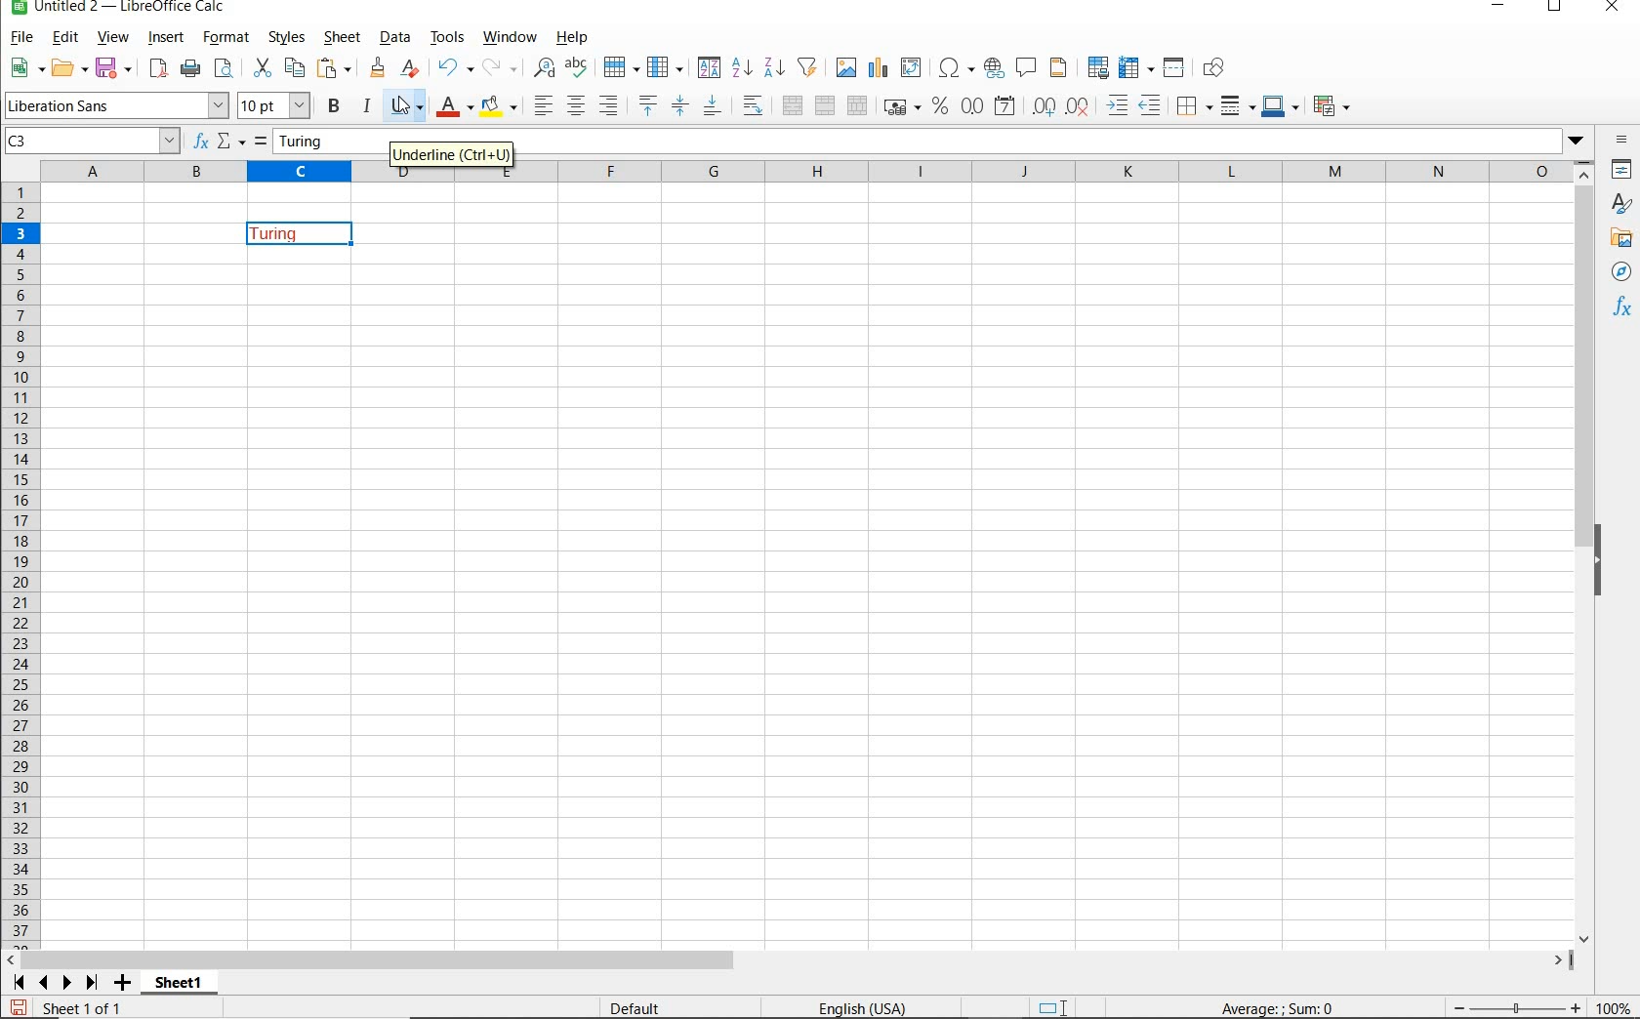  Describe the element at coordinates (497, 67) in the screenshot. I see `REDO` at that location.